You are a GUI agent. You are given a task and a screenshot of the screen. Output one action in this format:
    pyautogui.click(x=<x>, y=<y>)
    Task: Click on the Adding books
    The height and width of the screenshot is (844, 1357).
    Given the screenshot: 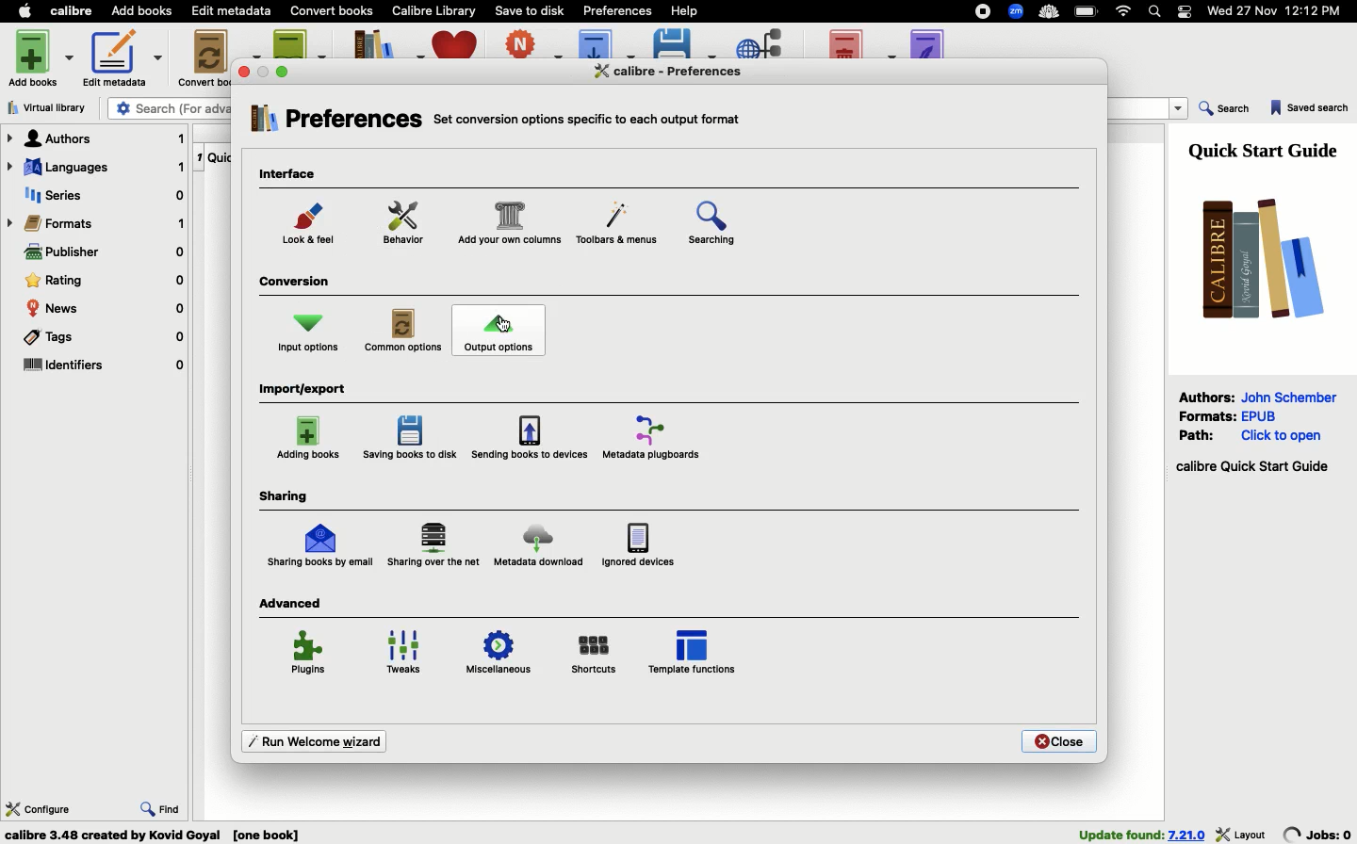 What is the action you would take?
    pyautogui.click(x=310, y=438)
    